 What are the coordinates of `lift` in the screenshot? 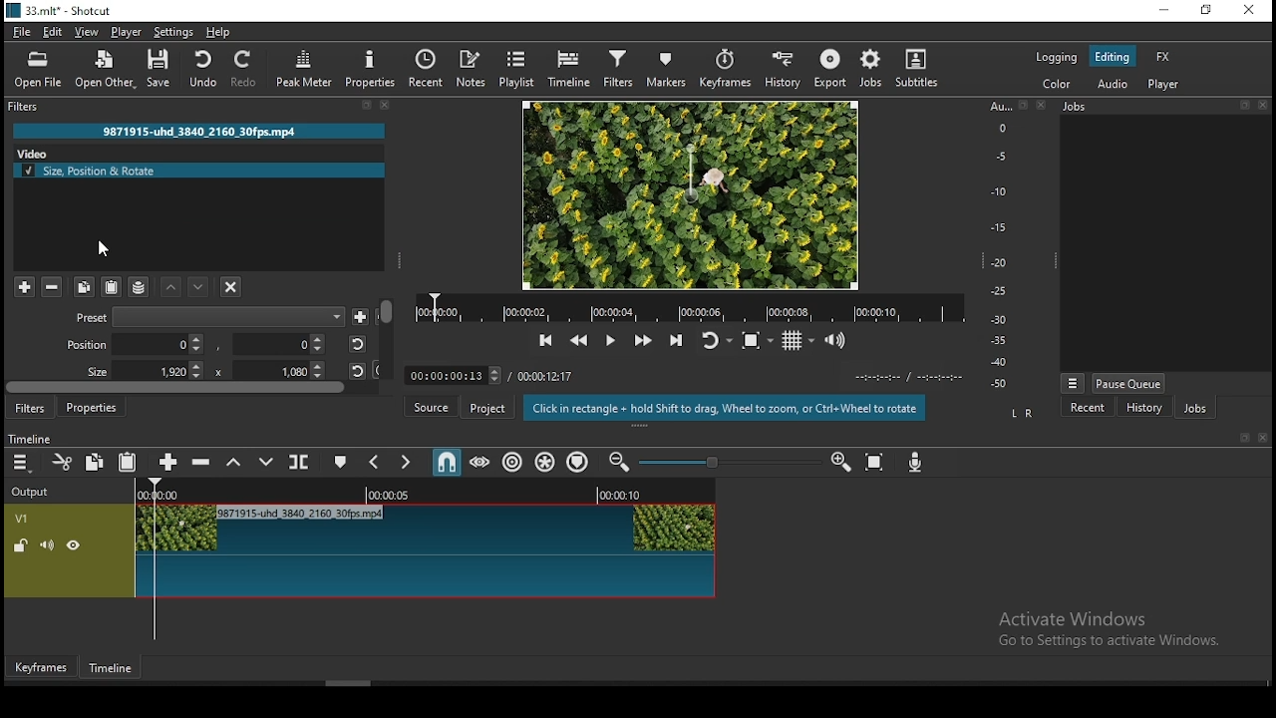 It's located at (234, 463).